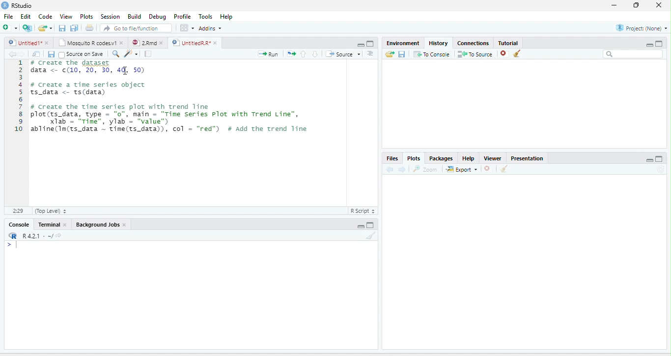 The width and height of the screenshot is (671, 356). Describe the element at coordinates (9, 16) in the screenshot. I see `File` at that location.